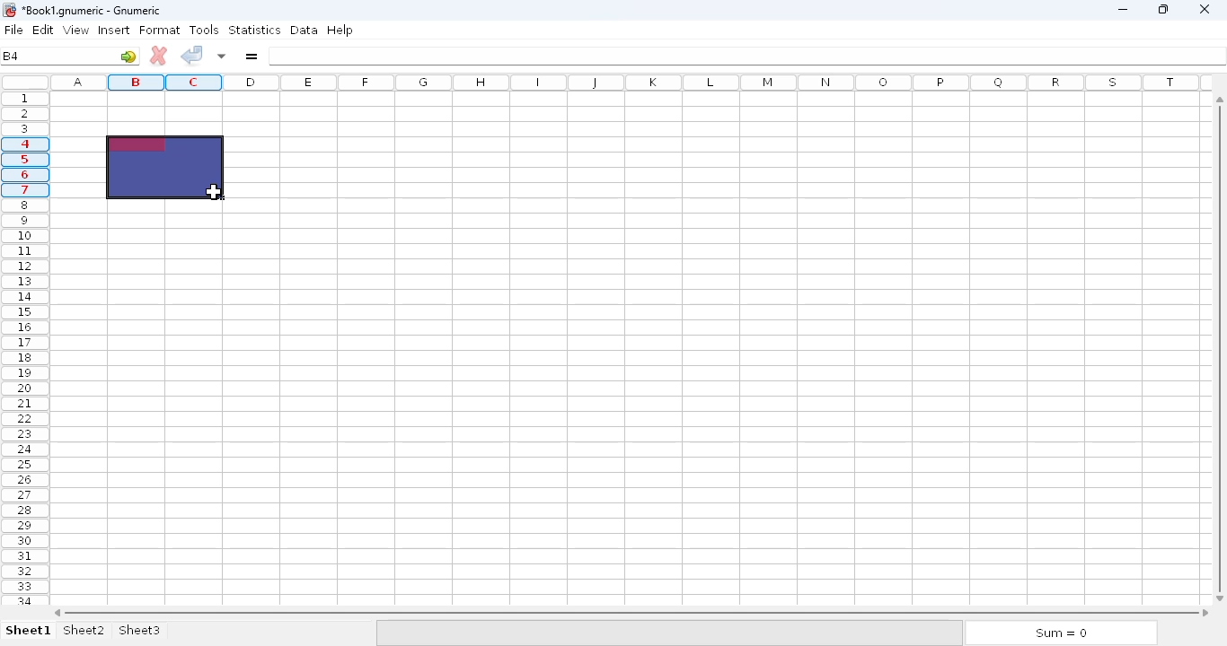  I want to click on tools, so click(203, 30).